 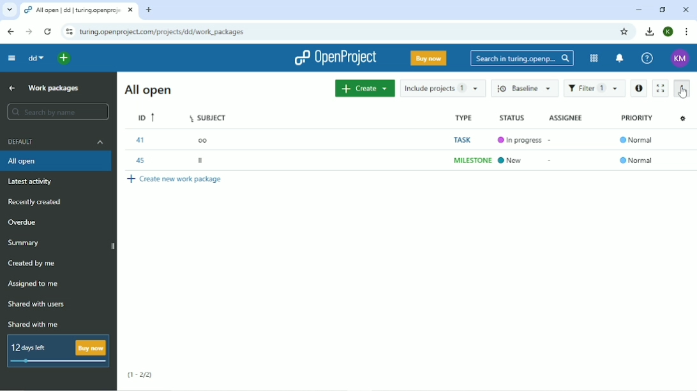 I want to click on More actions, so click(x=682, y=89).